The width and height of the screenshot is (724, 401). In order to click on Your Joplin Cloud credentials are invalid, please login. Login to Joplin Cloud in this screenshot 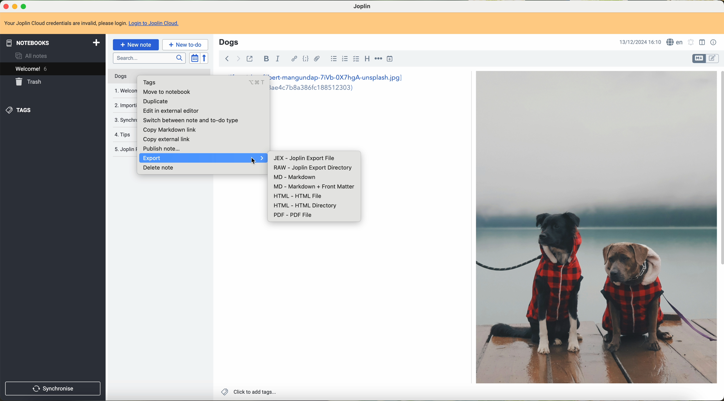, I will do `click(94, 24)`.